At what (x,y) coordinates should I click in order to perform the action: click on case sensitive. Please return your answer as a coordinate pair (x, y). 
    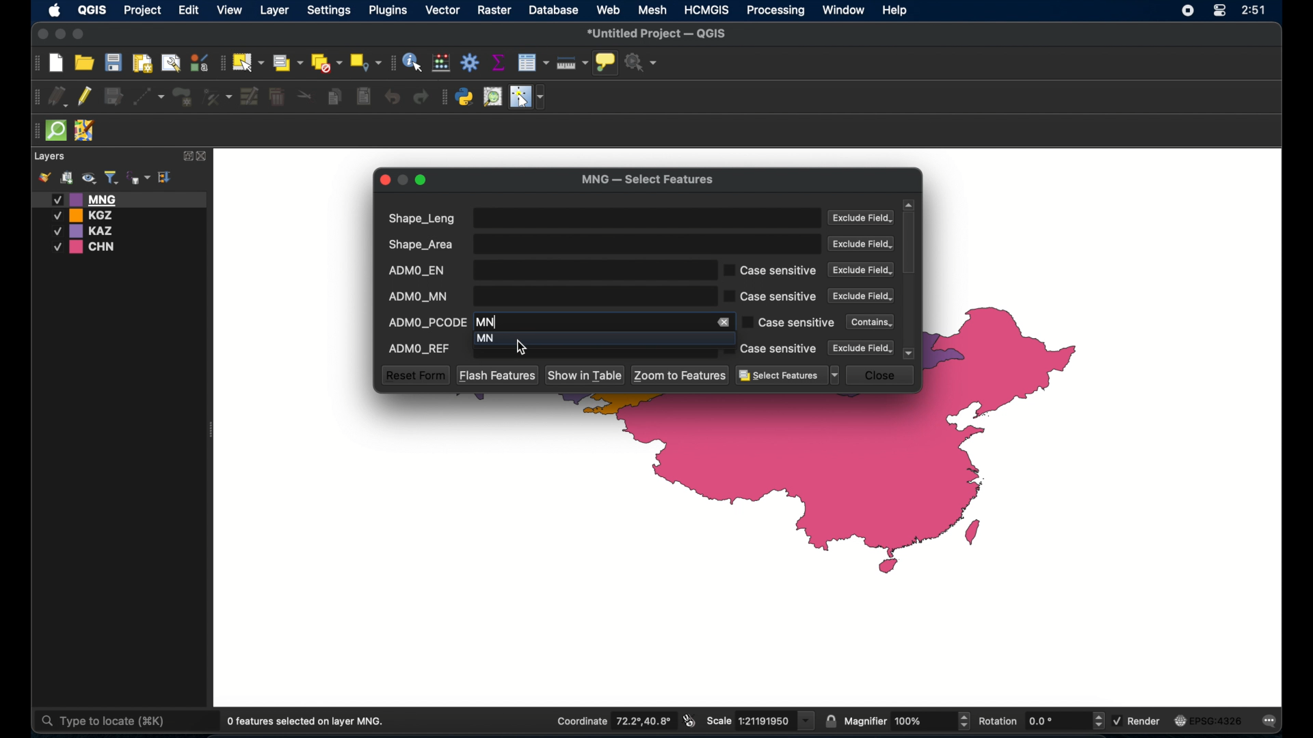
    Looking at the image, I should click on (787, 323).